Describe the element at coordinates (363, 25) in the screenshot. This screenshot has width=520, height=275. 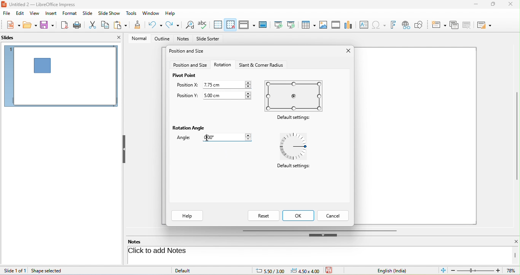
I see `text box` at that location.